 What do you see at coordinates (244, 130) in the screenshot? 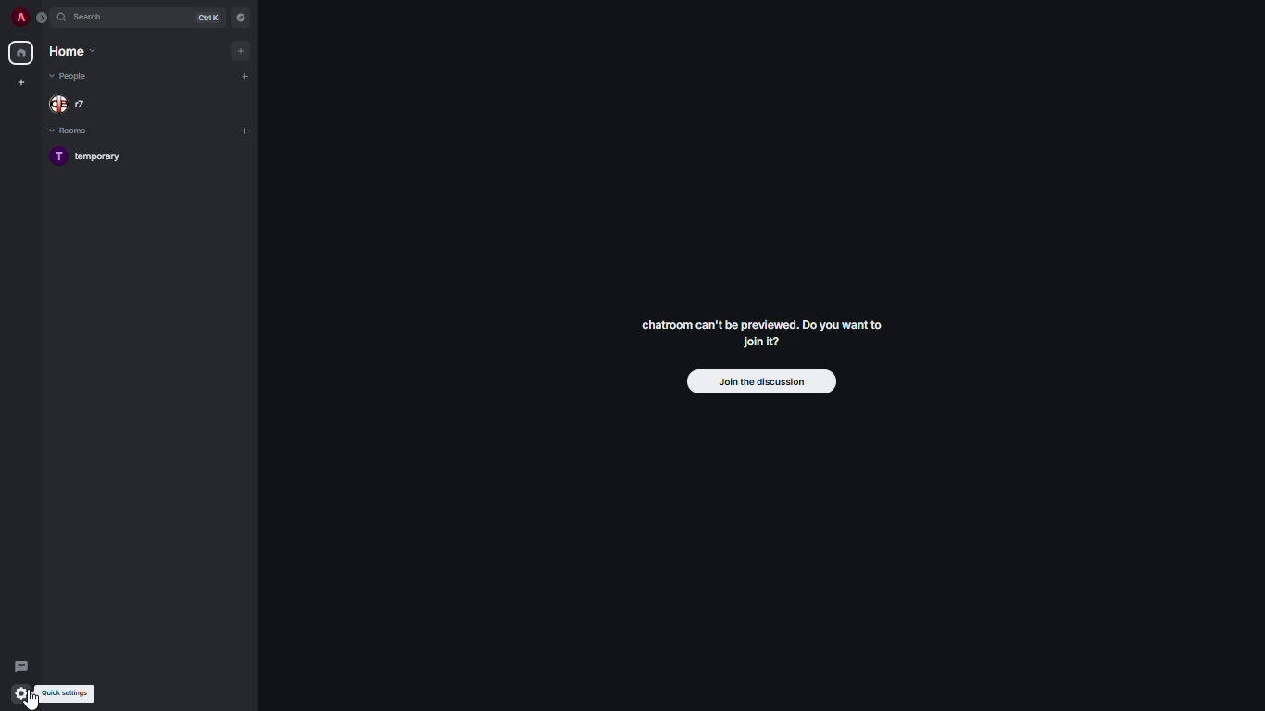
I see `add` at bounding box center [244, 130].